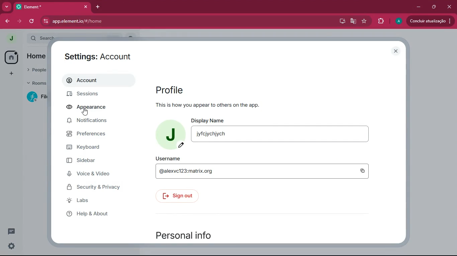 The width and height of the screenshot is (457, 256). Describe the element at coordinates (429, 22) in the screenshot. I see `Concur atuaizagio ` at that location.